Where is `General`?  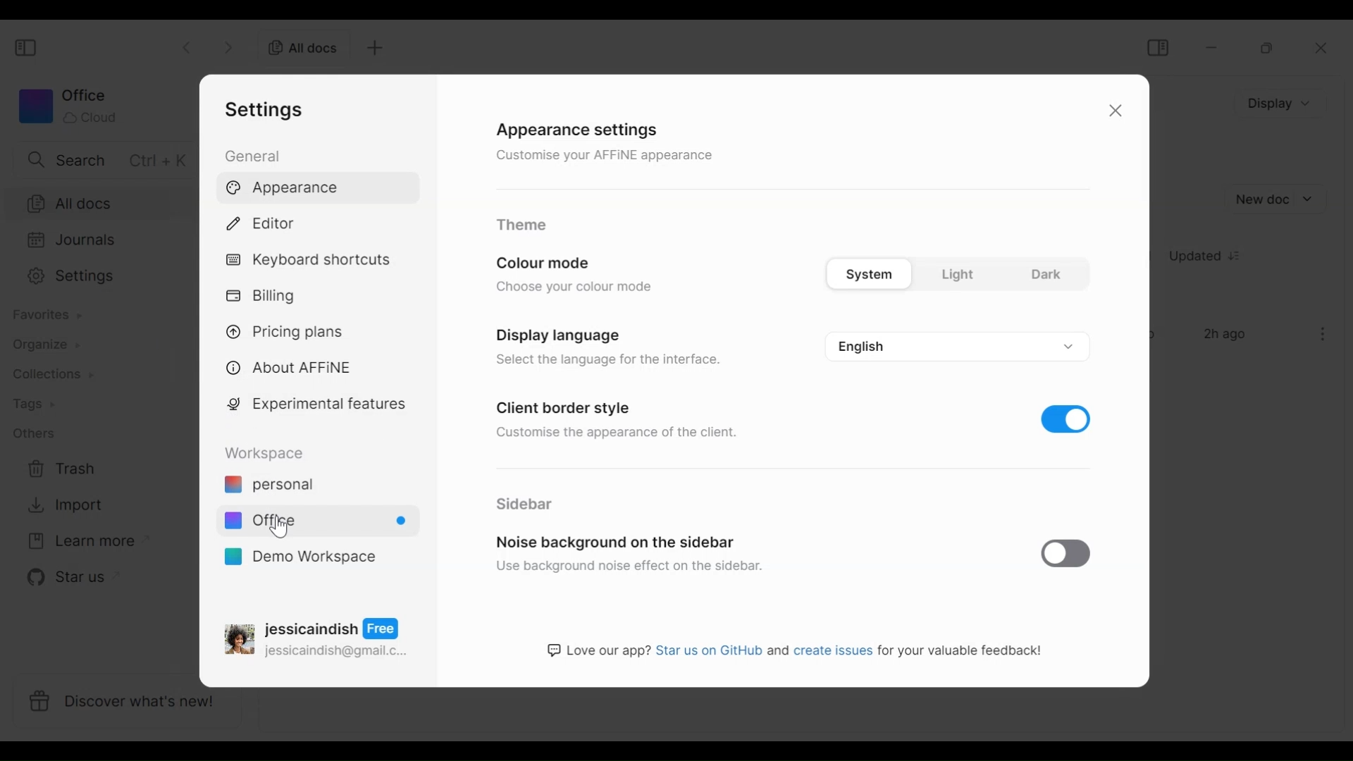 General is located at coordinates (255, 155).